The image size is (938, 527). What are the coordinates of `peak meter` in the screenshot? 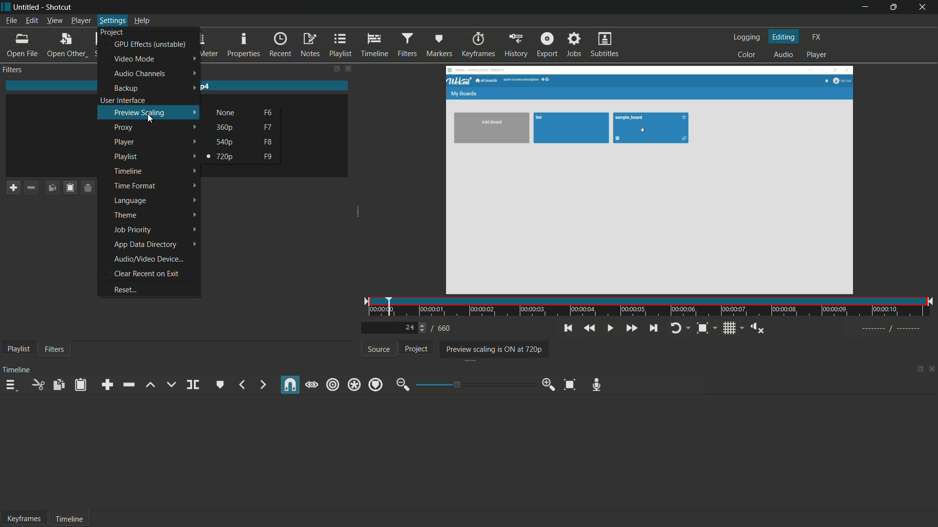 It's located at (208, 44).